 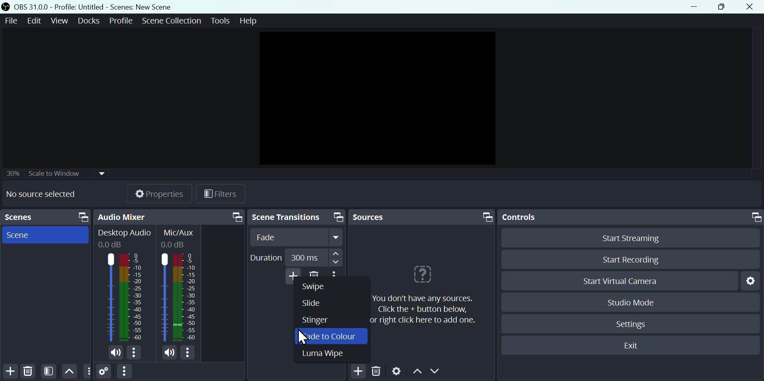 What do you see at coordinates (296, 238) in the screenshot?
I see `fade` at bounding box center [296, 238].